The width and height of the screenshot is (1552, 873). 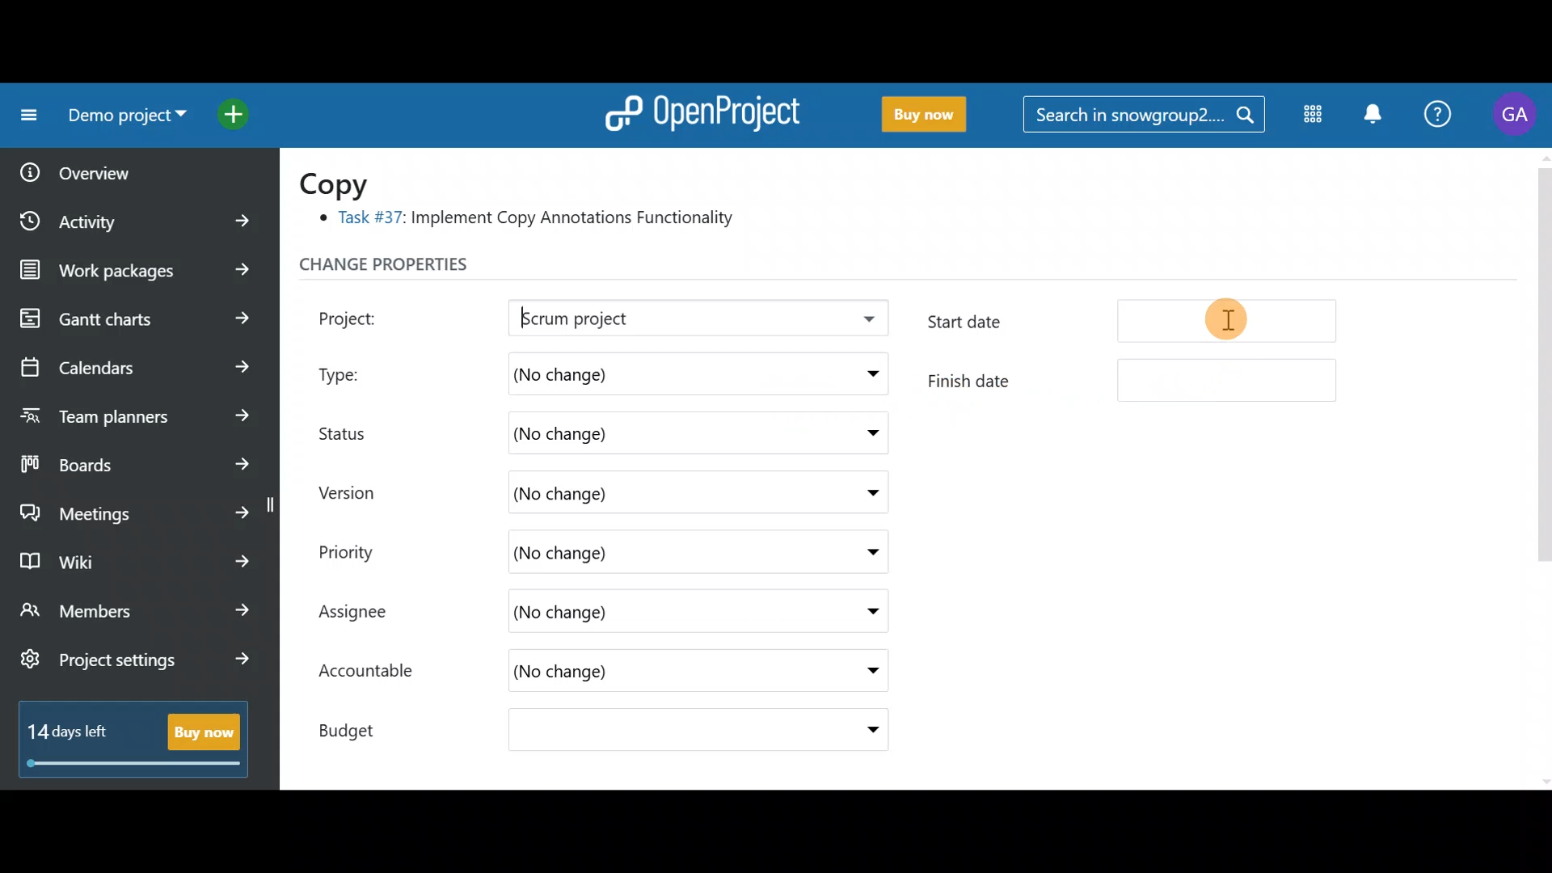 What do you see at coordinates (1230, 319) in the screenshot?
I see `Cursor` at bounding box center [1230, 319].